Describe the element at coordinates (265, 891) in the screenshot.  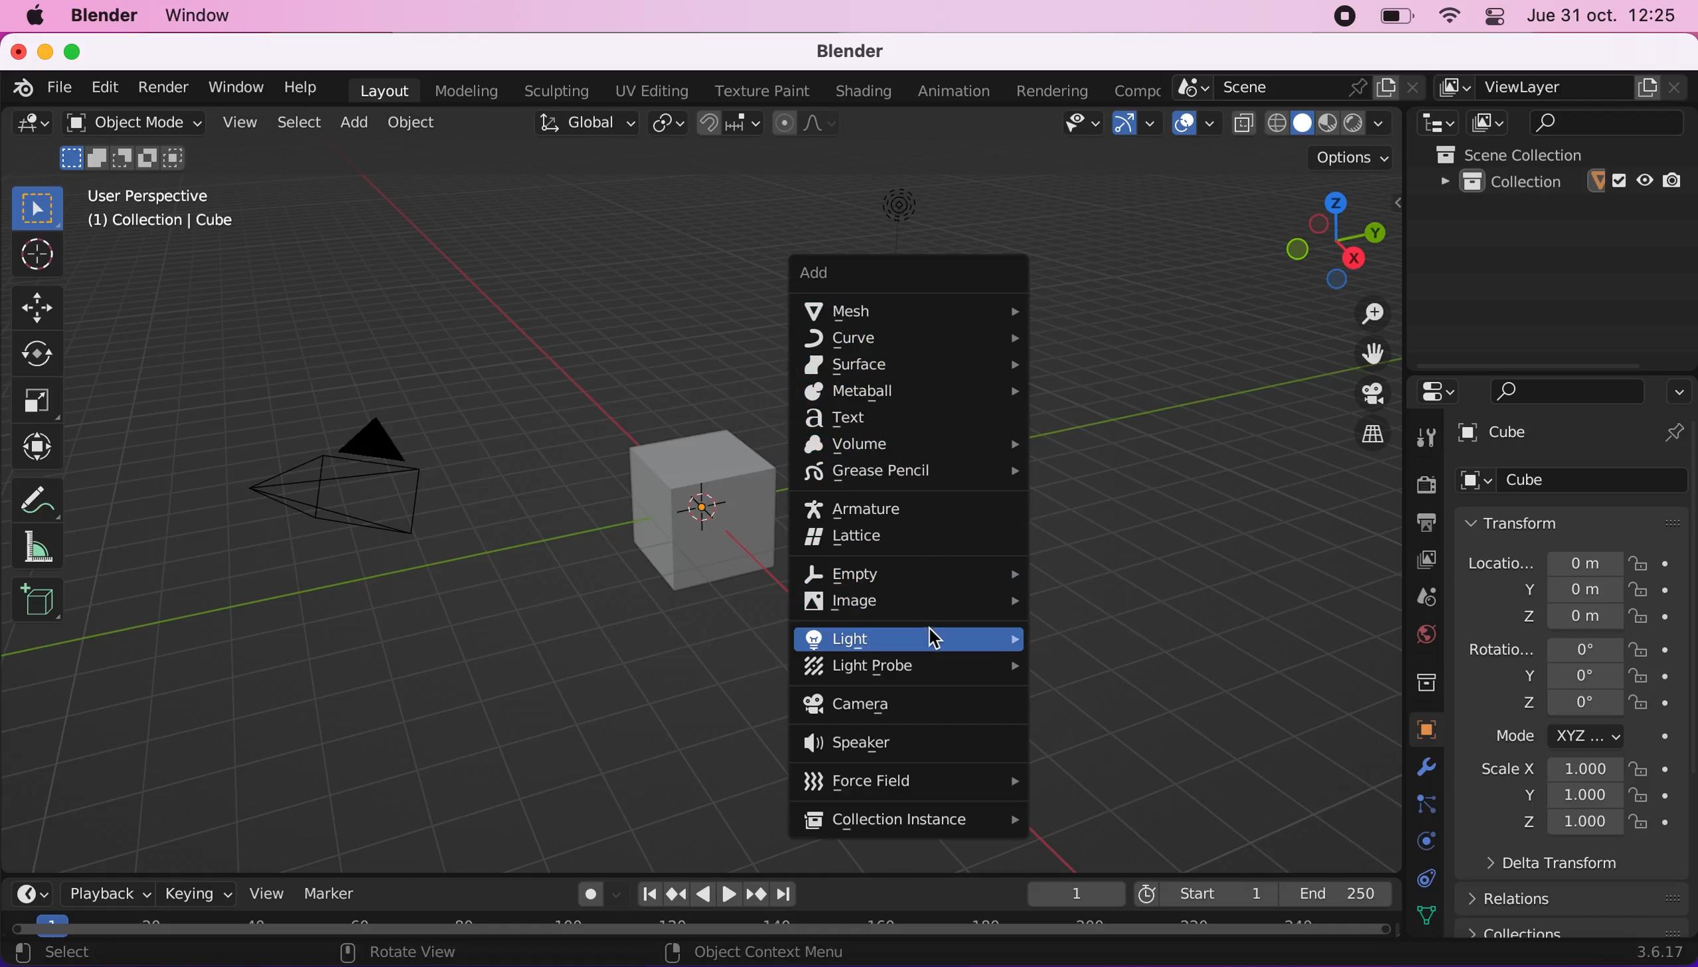
I see `view` at that location.